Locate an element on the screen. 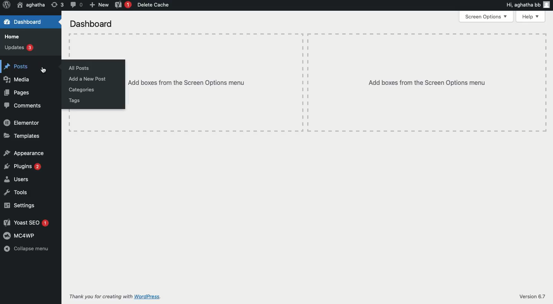  Version 6.7 is located at coordinates (533, 297).